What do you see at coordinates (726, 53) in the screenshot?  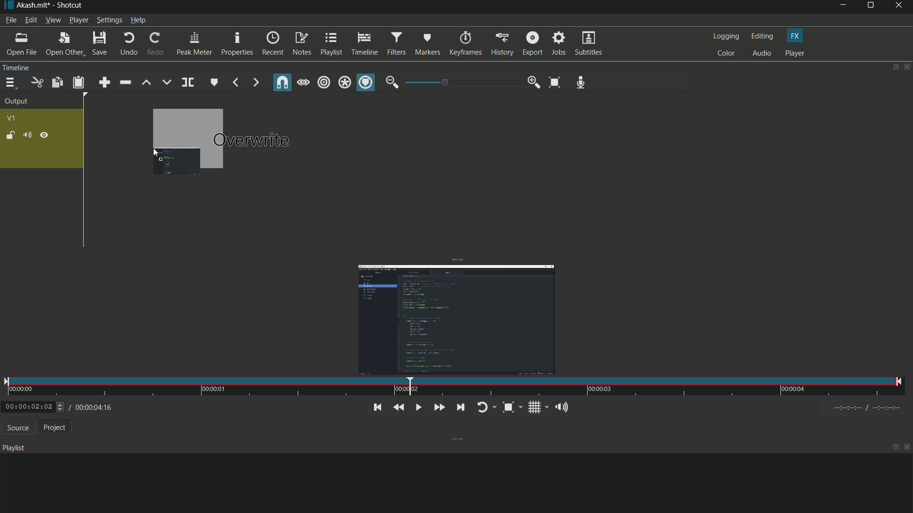 I see `color` at bounding box center [726, 53].